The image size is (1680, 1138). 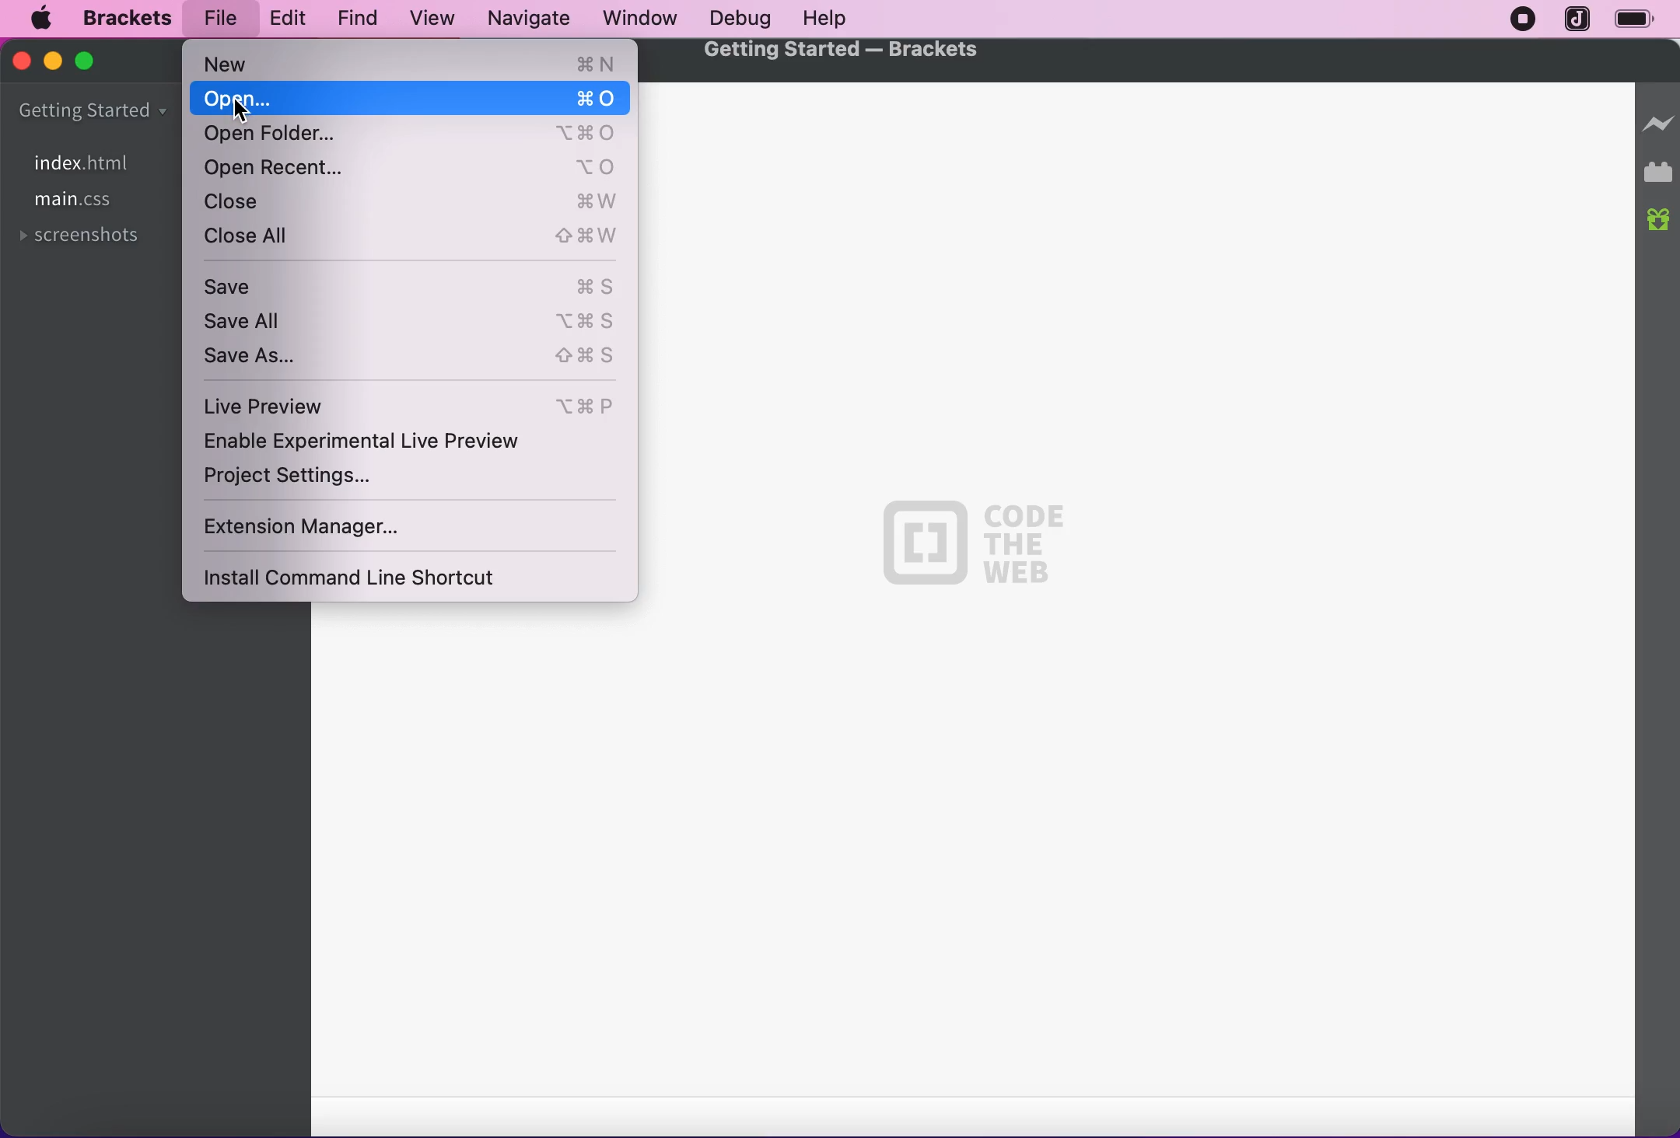 I want to click on help, so click(x=825, y=19).